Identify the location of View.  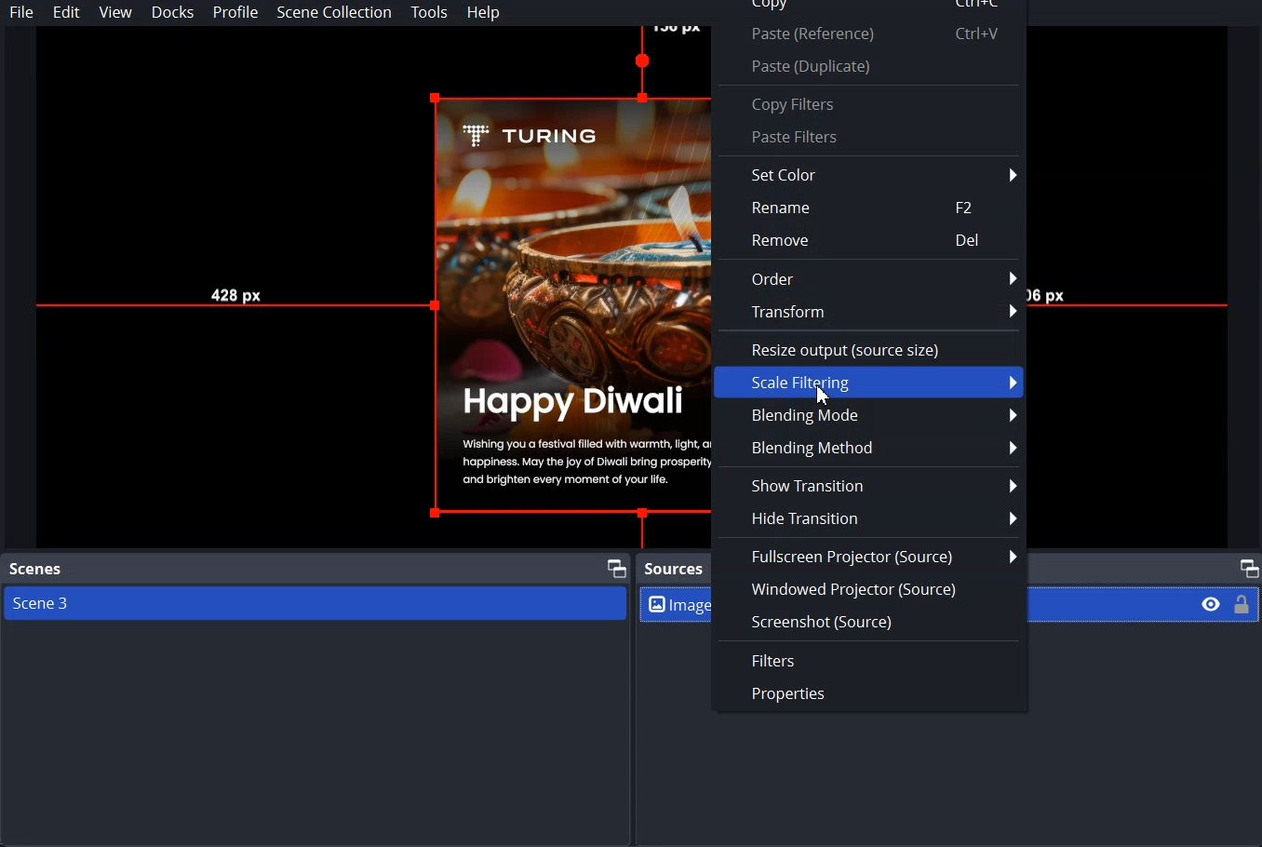
(115, 12).